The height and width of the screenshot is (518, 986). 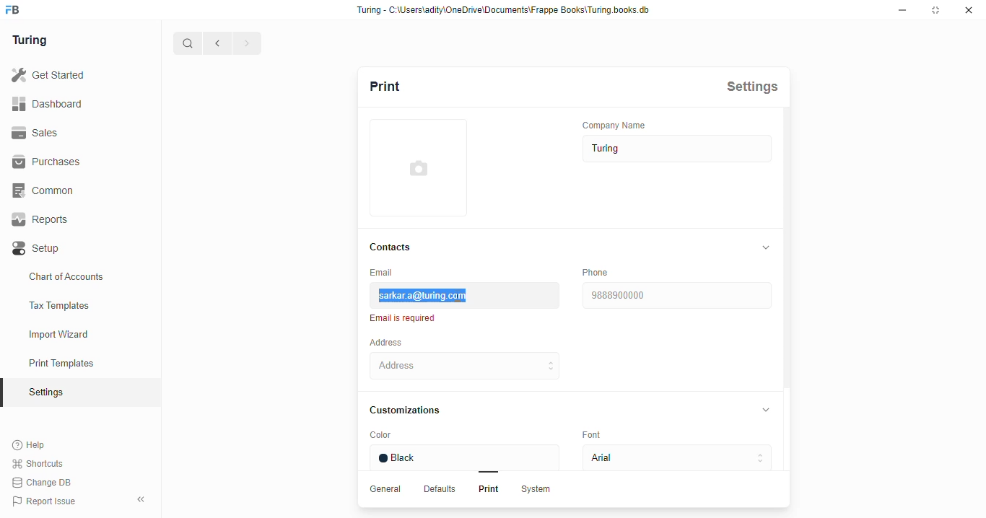 What do you see at coordinates (396, 342) in the screenshot?
I see `‘Address` at bounding box center [396, 342].